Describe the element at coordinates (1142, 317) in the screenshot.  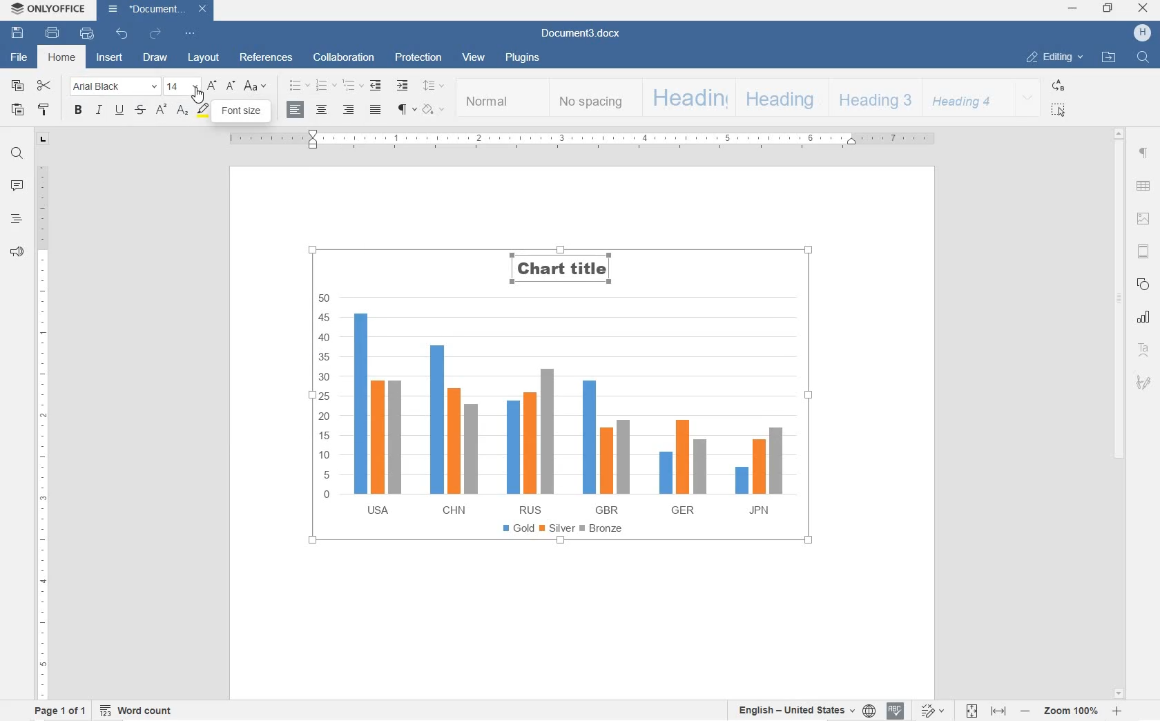
I see `CHART` at that location.